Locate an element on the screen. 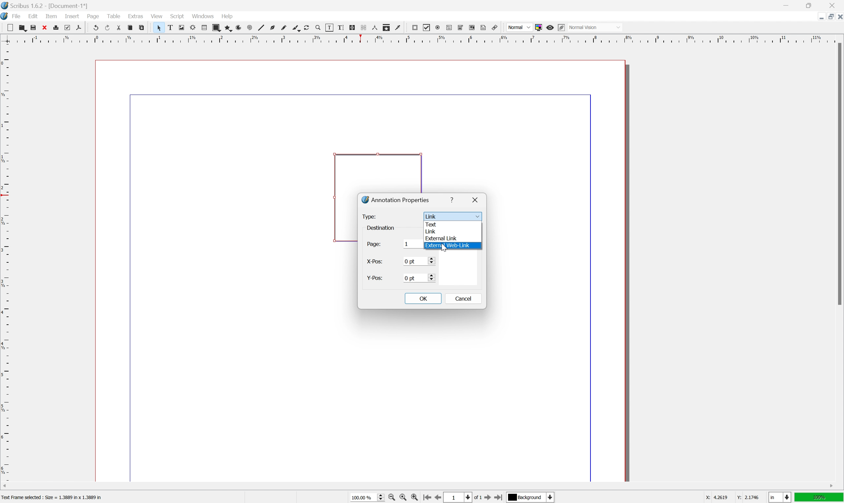 Image resolution: width=844 pixels, height=503 pixels. go to first page is located at coordinates (427, 498).